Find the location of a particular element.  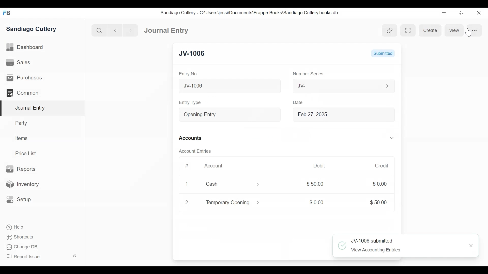

Setup is located at coordinates (19, 200).